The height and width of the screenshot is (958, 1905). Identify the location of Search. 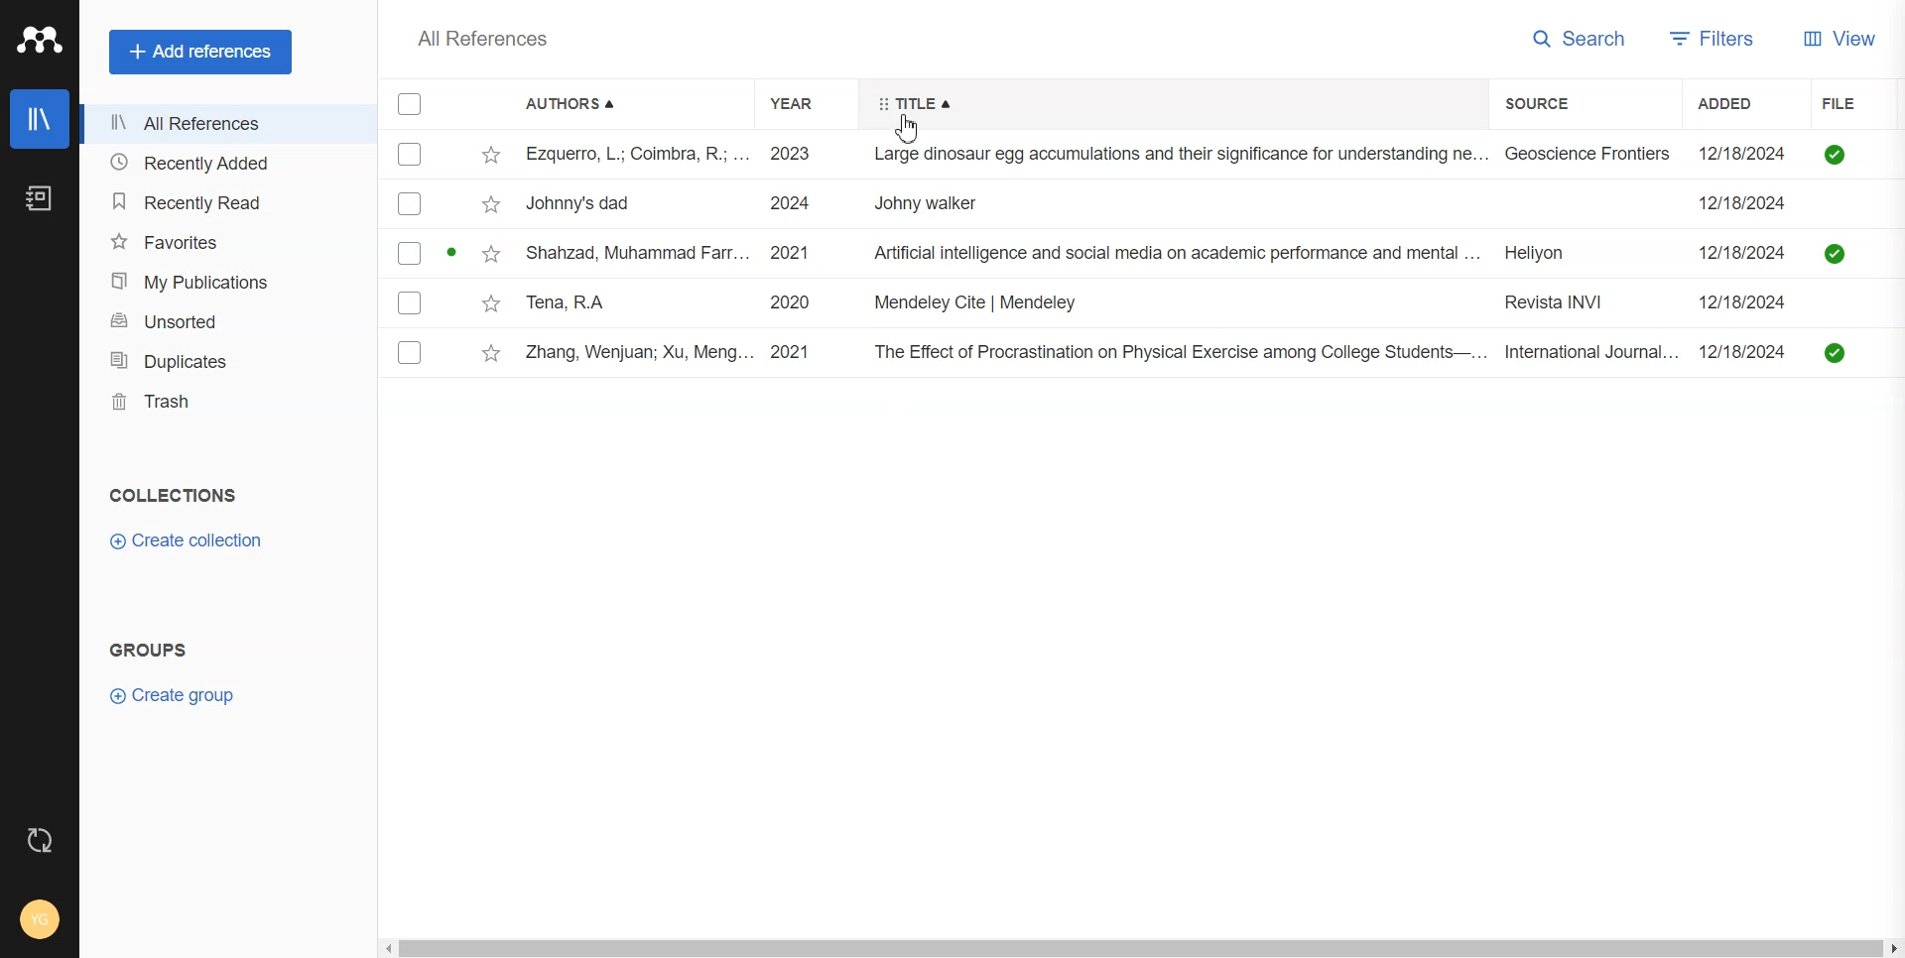
(1583, 37).